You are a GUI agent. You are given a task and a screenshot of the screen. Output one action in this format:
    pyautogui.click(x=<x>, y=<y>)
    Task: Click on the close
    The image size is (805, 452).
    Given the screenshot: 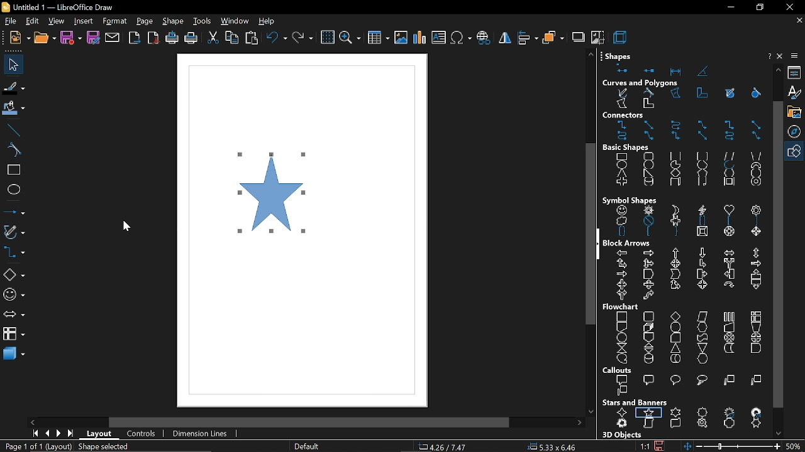 What is the action you would take?
    pyautogui.click(x=789, y=7)
    